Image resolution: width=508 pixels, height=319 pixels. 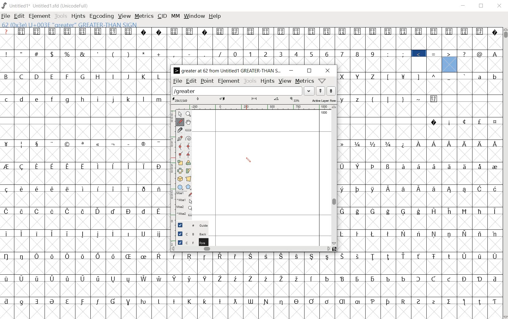 I want to click on mm, so click(x=175, y=17).